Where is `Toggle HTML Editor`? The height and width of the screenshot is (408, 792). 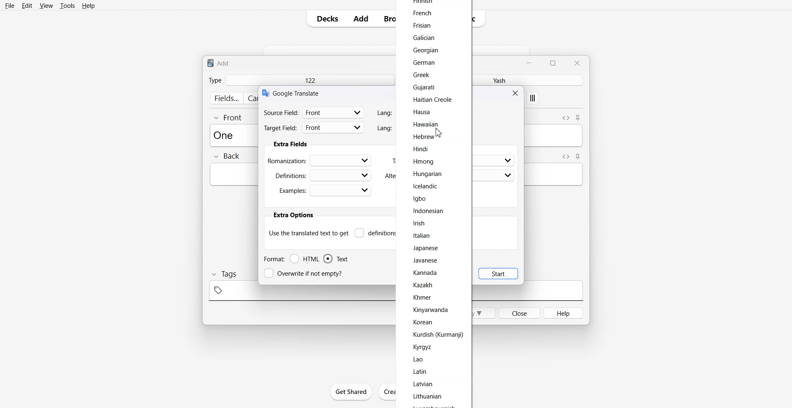
Toggle HTML Editor is located at coordinates (564, 156).